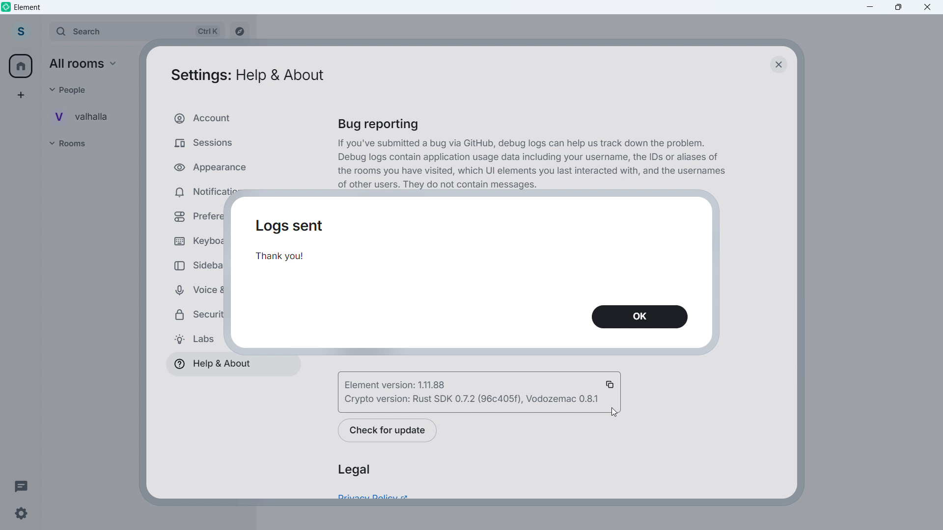 This screenshot has width=943, height=530. I want to click on All Rooms, so click(87, 64).